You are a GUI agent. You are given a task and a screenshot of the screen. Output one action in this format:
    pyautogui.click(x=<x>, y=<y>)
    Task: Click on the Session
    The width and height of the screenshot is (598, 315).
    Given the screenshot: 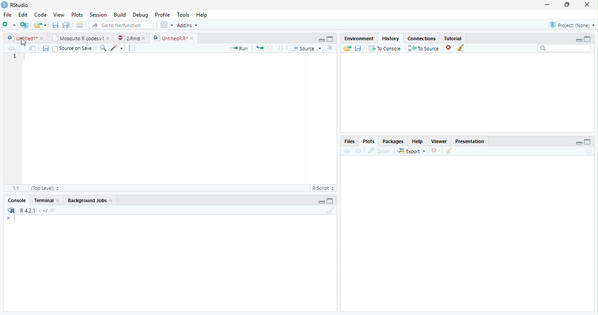 What is the action you would take?
    pyautogui.click(x=99, y=14)
    